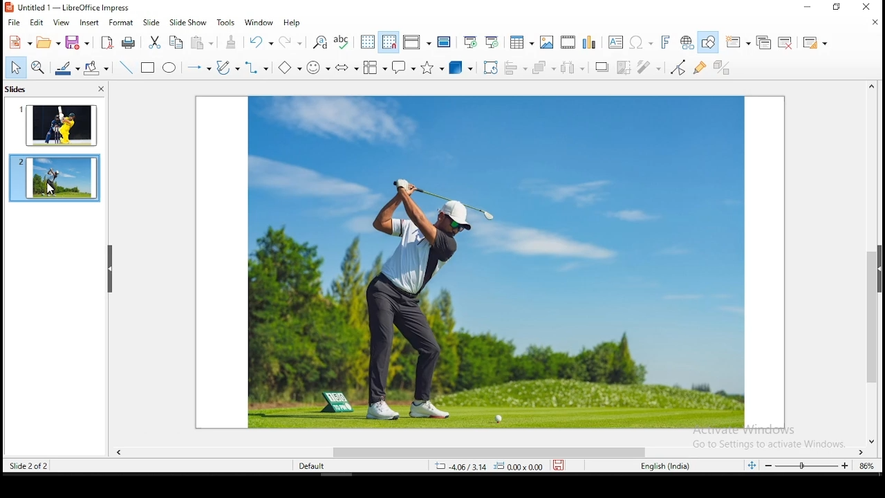  Describe the element at coordinates (94, 68) in the screenshot. I see `fill color` at that location.